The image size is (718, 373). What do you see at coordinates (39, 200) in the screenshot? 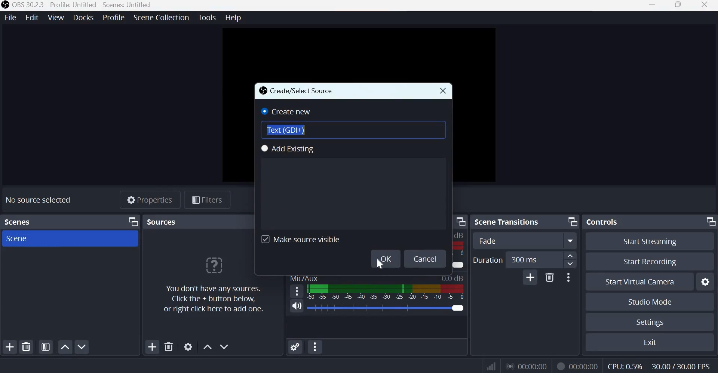
I see `No source selected` at bounding box center [39, 200].